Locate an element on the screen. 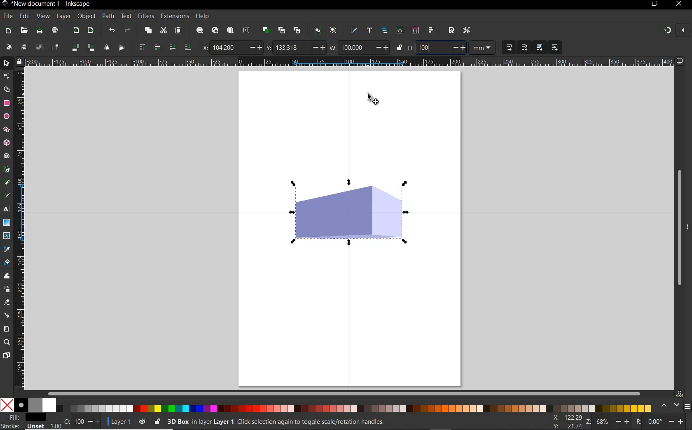 The width and height of the screenshot is (692, 430). measurement is located at coordinates (483, 48).